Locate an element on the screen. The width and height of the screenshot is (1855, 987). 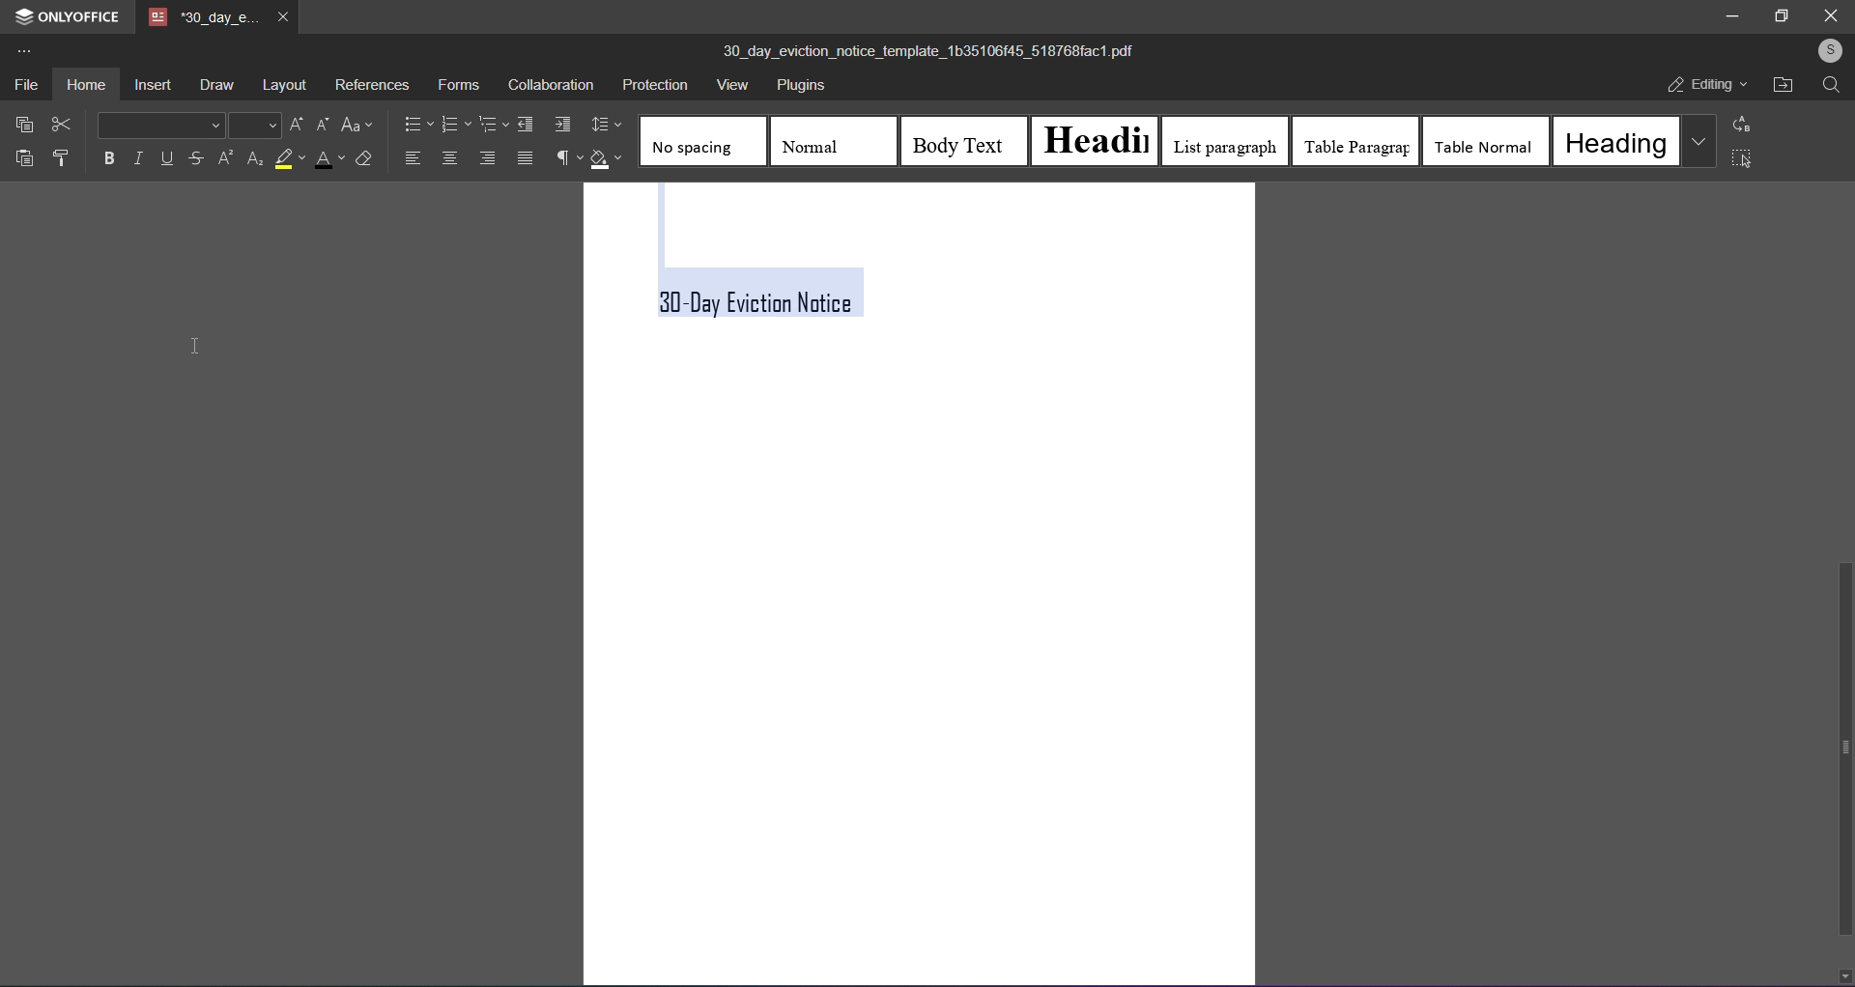
replace is located at coordinates (1747, 124).